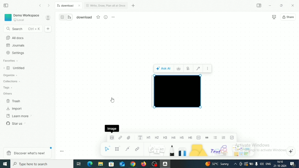 The height and width of the screenshot is (168, 299). Describe the element at coordinates (22, 18) in the screenshot. I see `Demo Workspace` at that location.